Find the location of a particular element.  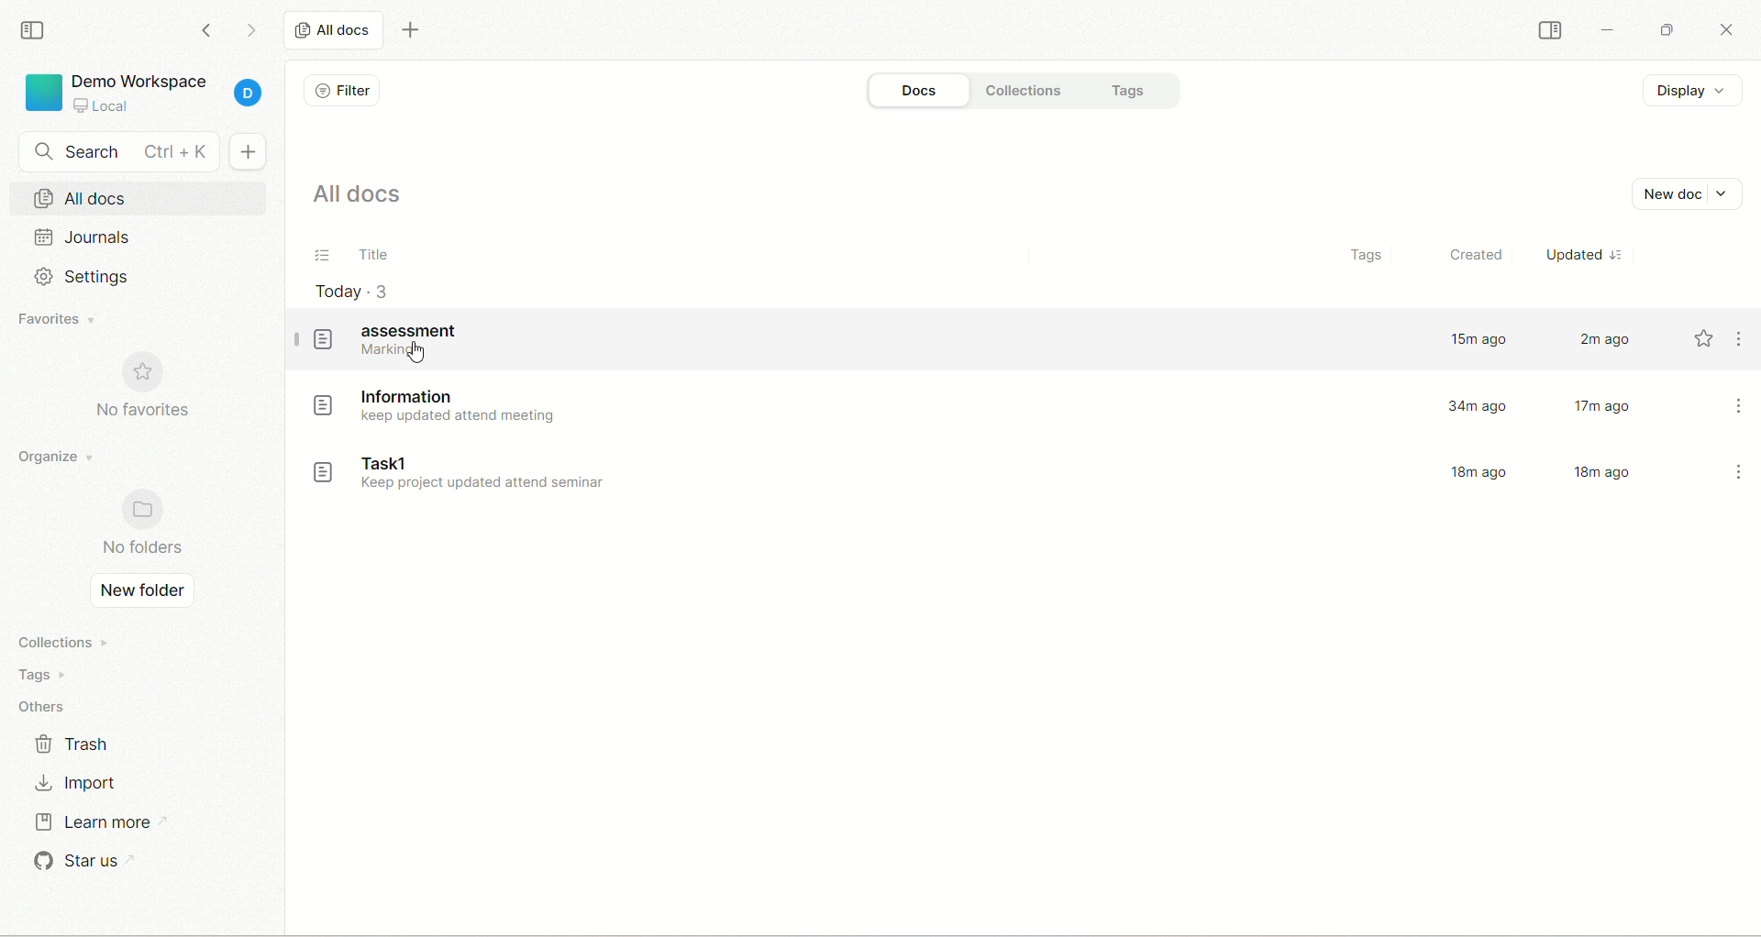

learn more is located at coordinates (97, 822).